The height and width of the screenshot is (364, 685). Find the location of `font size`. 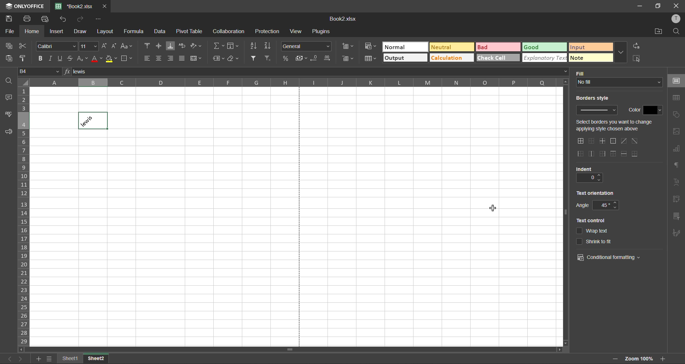

font size is located at coordinates (87, 47).